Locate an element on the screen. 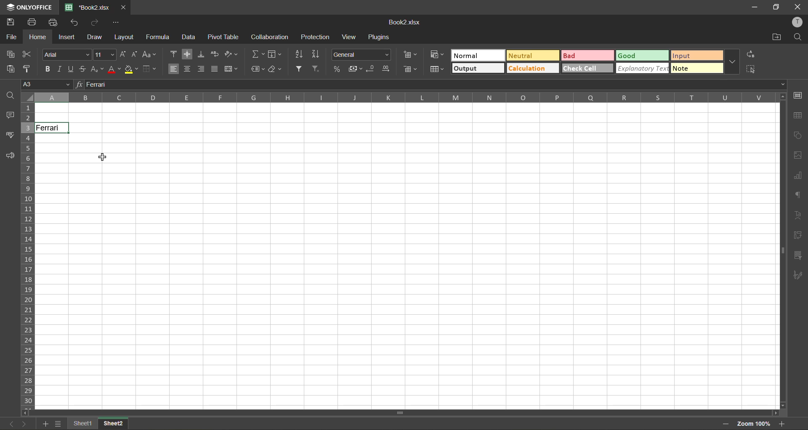 The height and width of the screenshot is (430, 808). good is located at coordinates (643, 56).